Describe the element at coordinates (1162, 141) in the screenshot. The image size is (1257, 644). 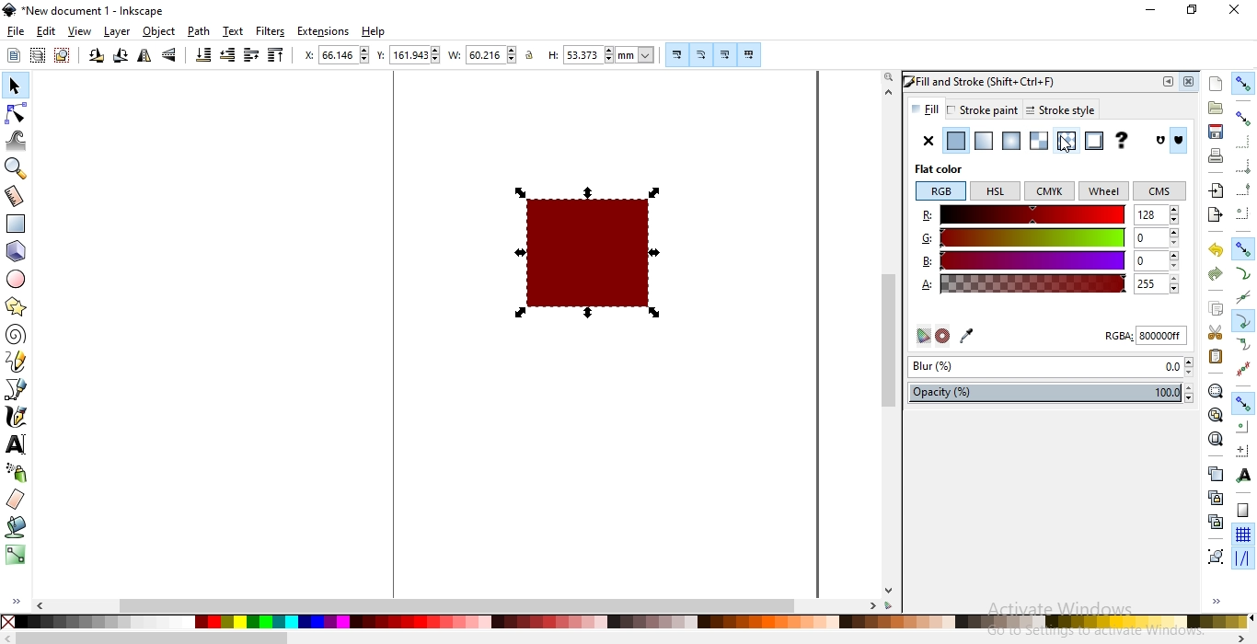
I see `icon` at that location.